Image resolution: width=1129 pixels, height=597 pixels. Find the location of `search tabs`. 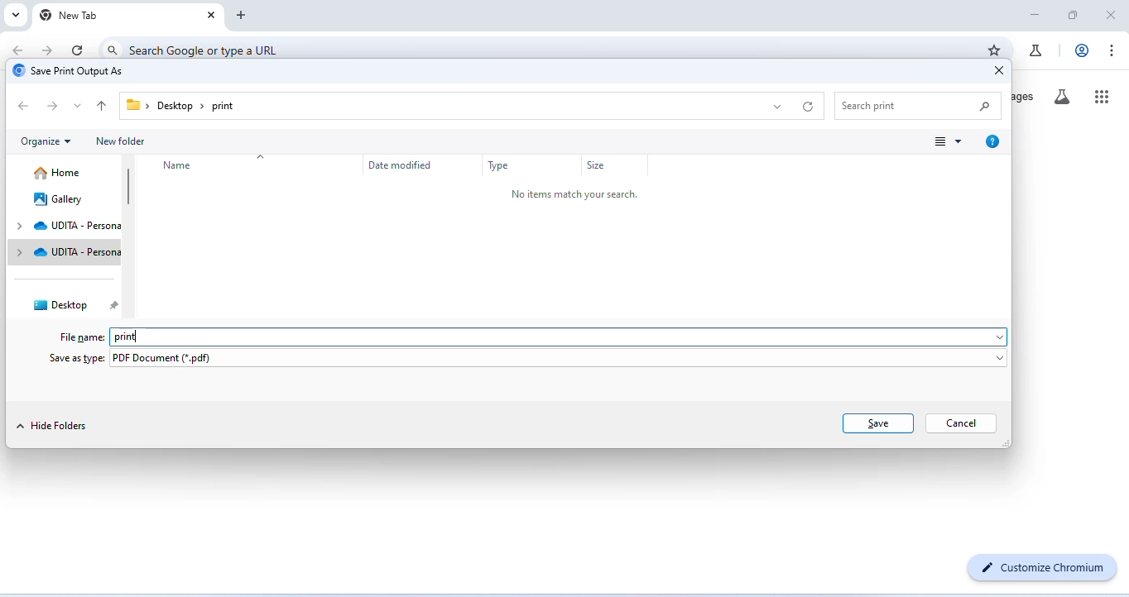

search tabs is located at coordinates (14, 15).